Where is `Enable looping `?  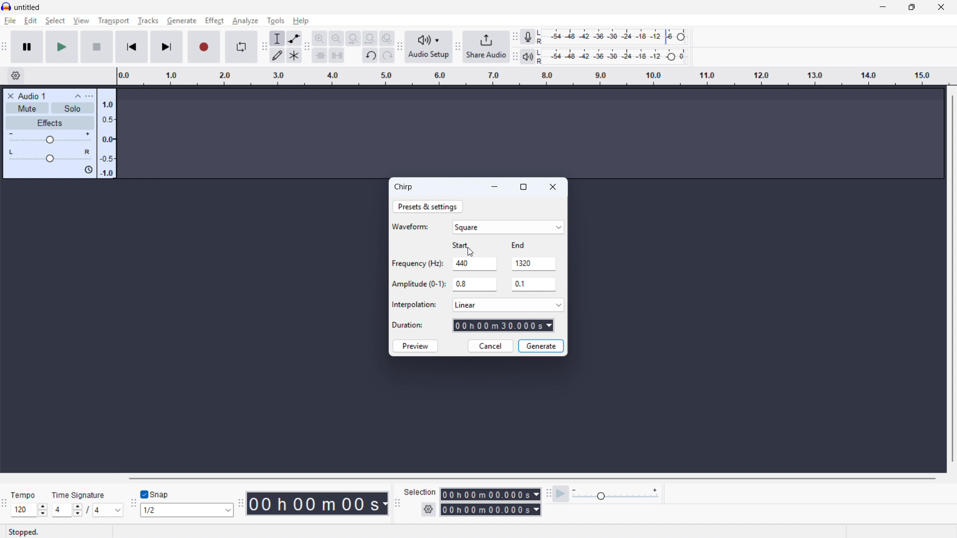
Enable looping  is located at coordinates (241, 46).